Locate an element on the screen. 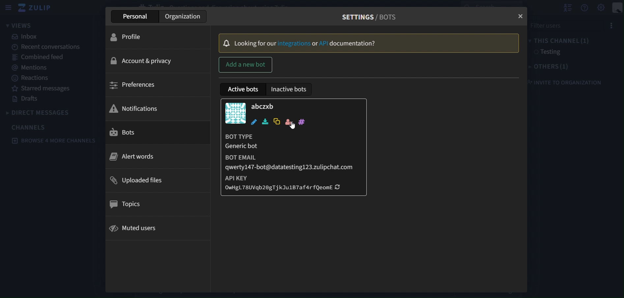  main menu is located at coordinates (601, 8).